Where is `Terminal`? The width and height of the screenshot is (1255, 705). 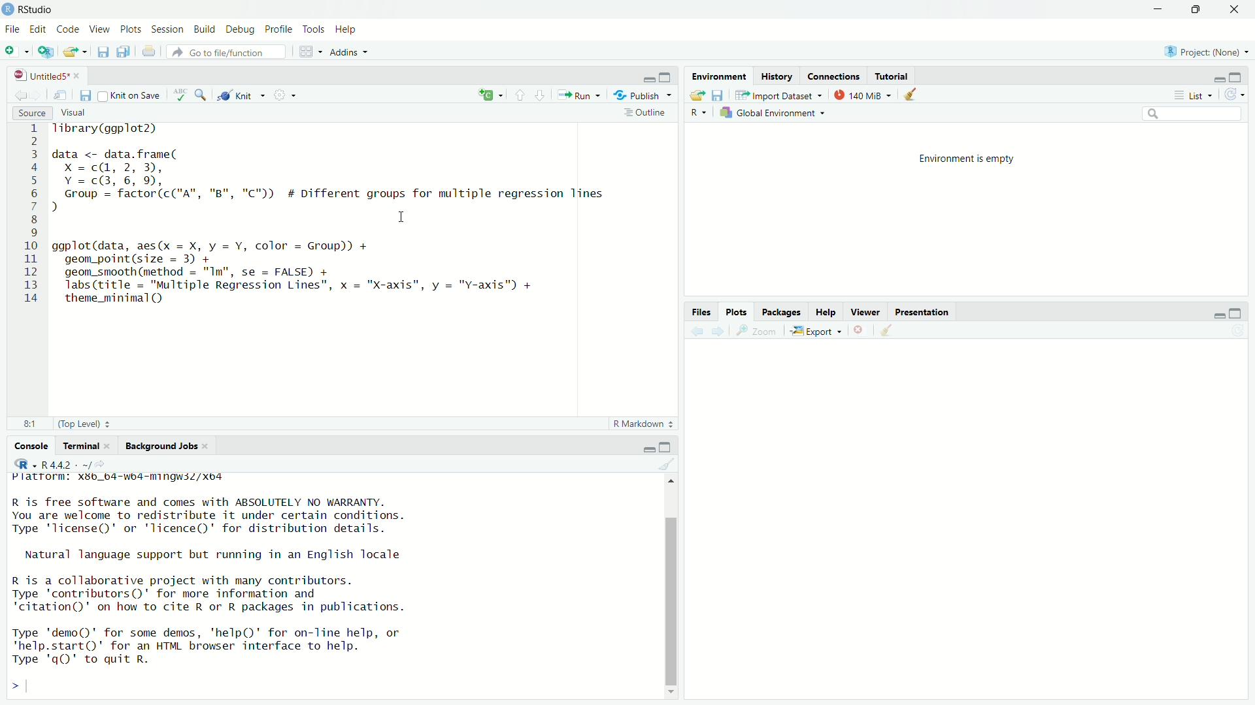
Terminal is located at coordinates (78, 444).